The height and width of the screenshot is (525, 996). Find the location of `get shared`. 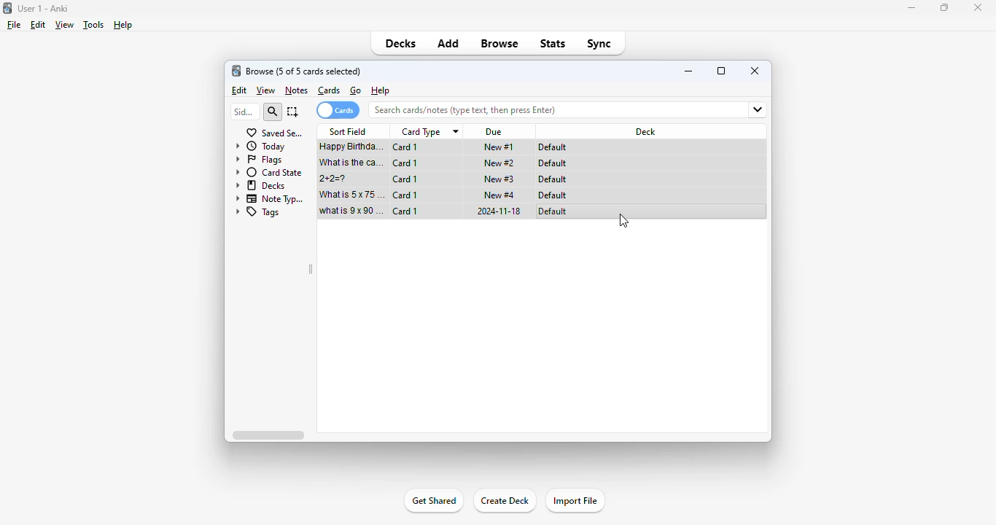

get shared is located at coordinates (435, 500).